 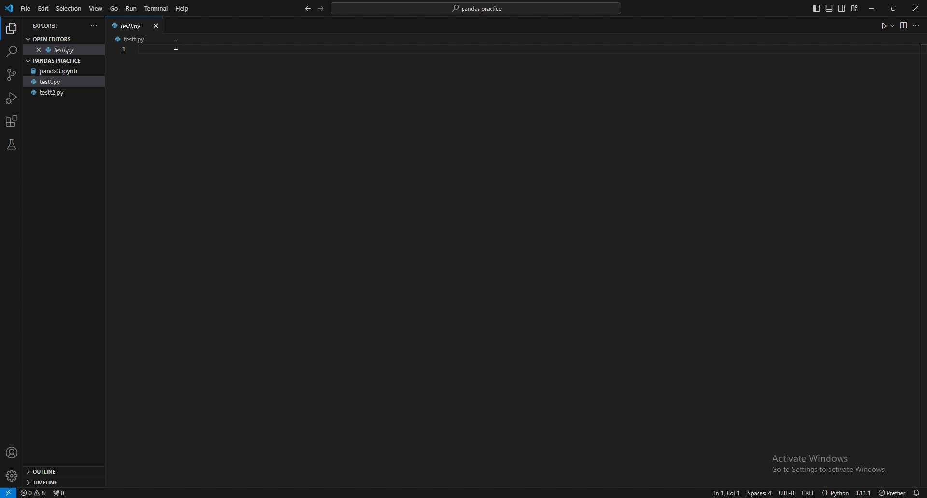 What do you see at coordinates (892, 492) in the screenshot?
I see `) Prettier` at bounding box center [892, 492].